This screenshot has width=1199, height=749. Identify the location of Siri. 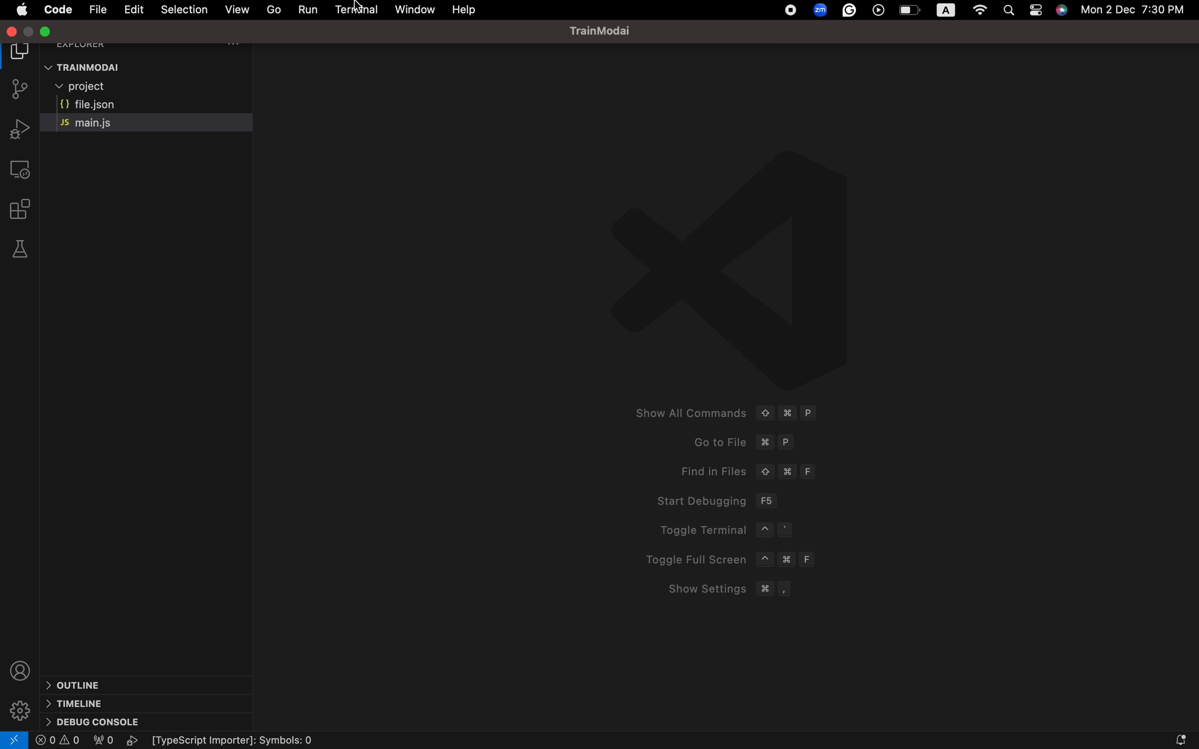
(1063, 12).